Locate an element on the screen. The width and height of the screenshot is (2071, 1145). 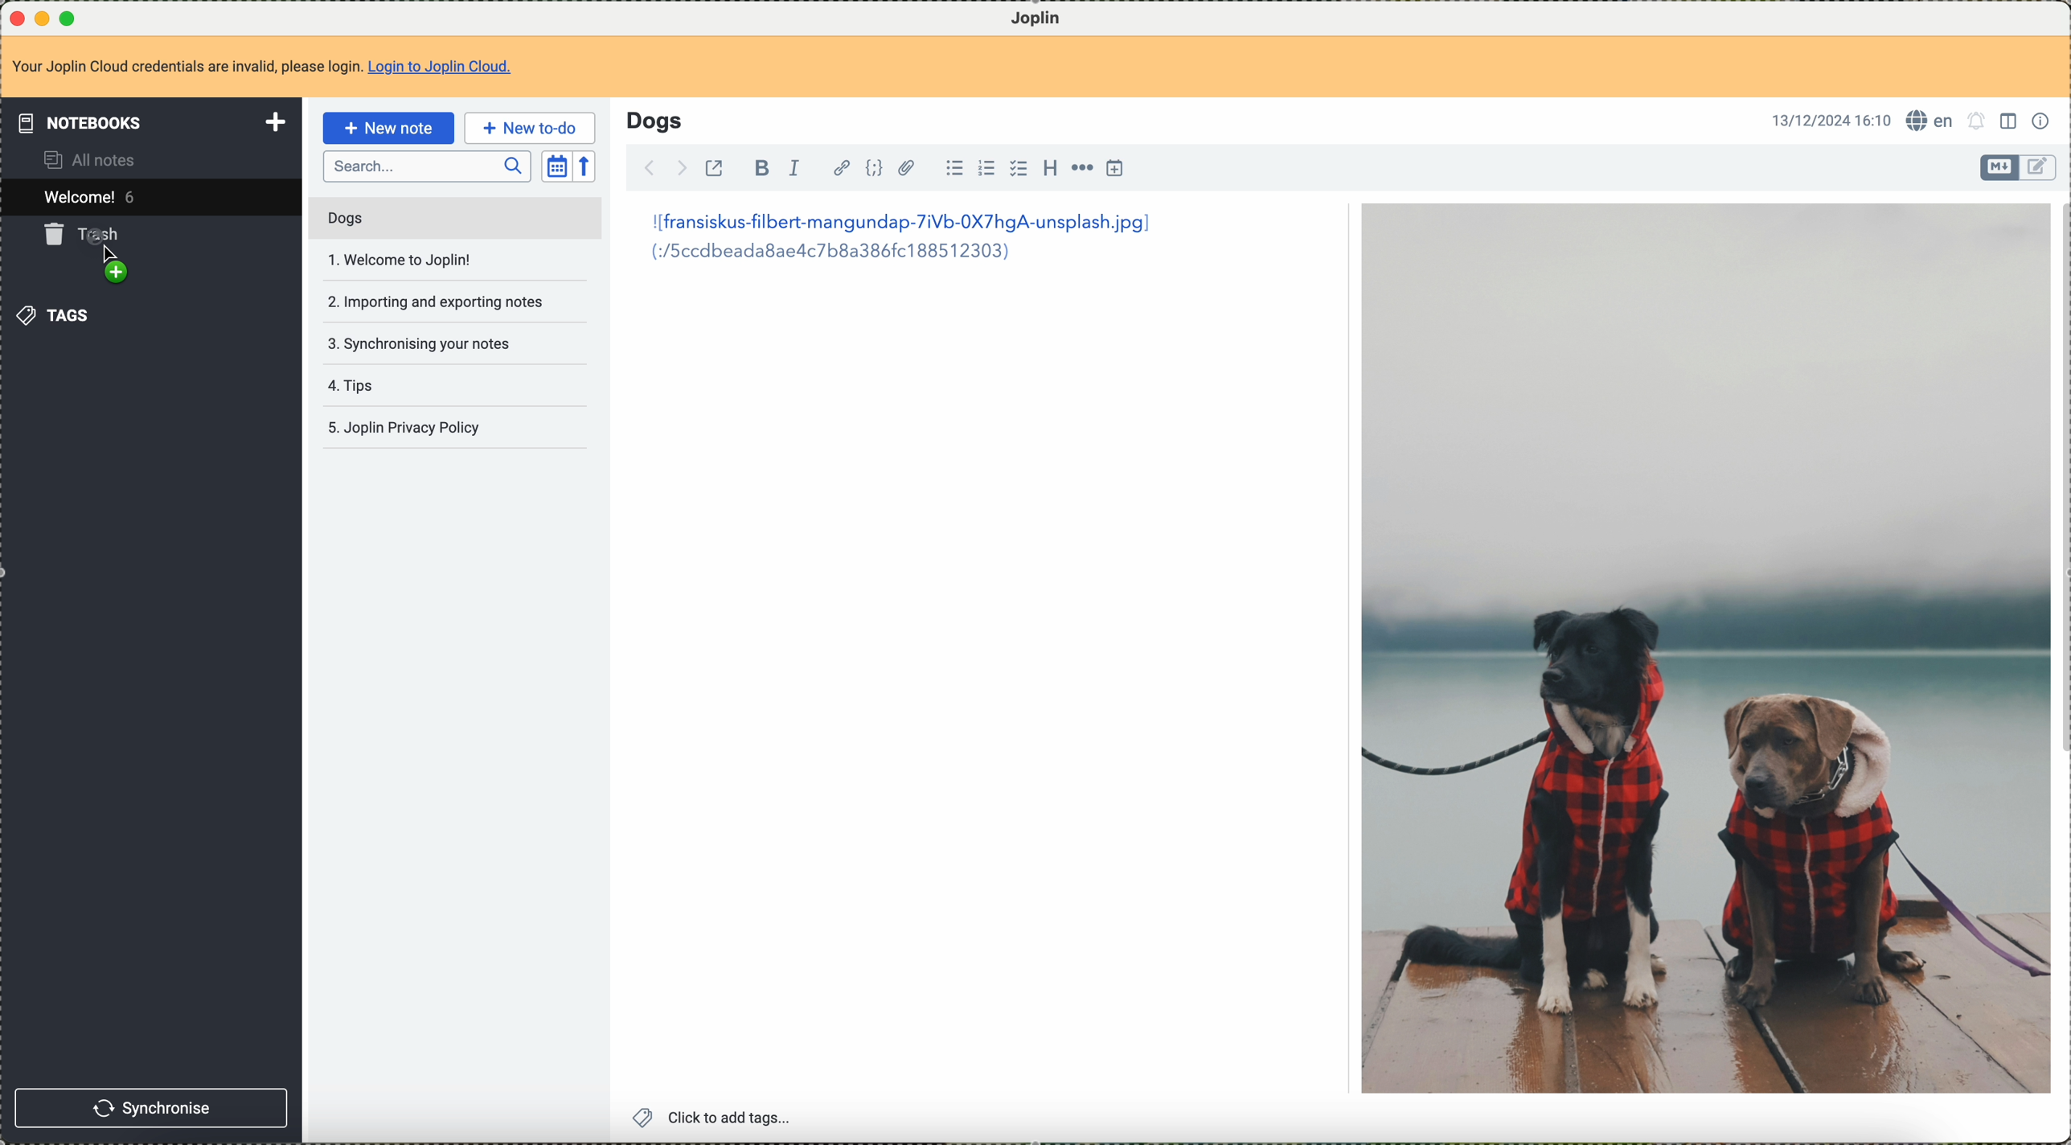
bulleted list is located at coordinates (953, 170).